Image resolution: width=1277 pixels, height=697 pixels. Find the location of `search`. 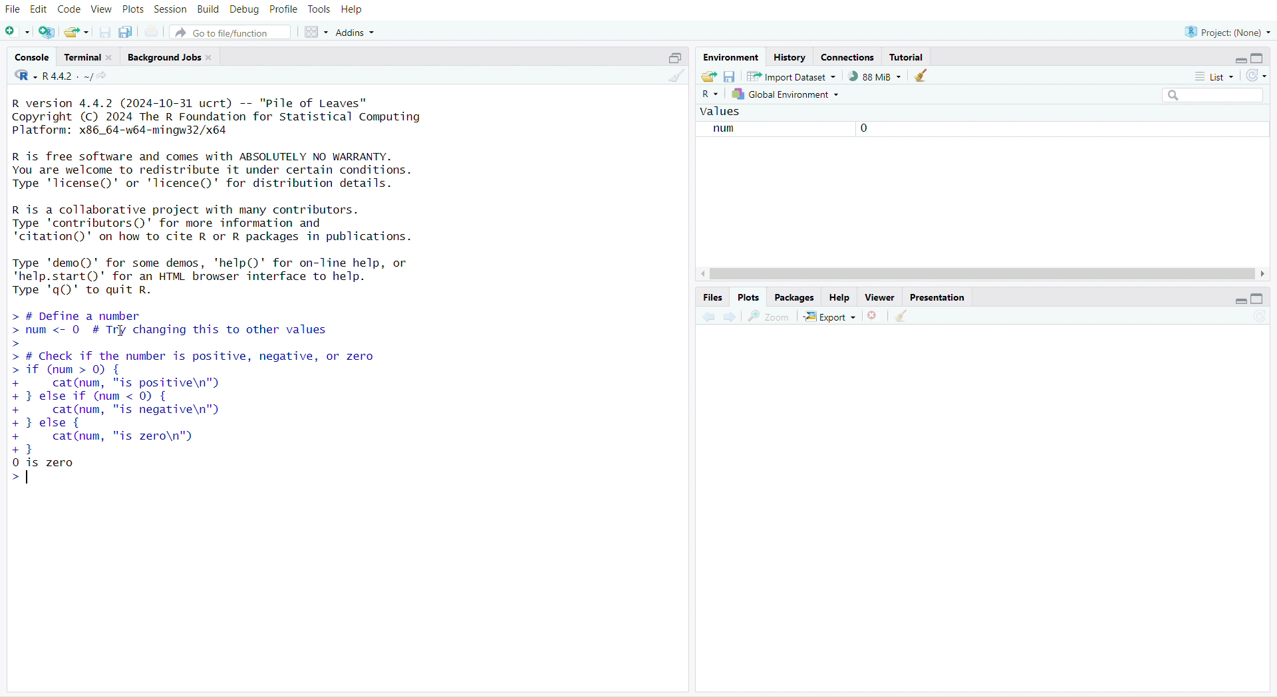

search is located at coordinates (1206, 96).